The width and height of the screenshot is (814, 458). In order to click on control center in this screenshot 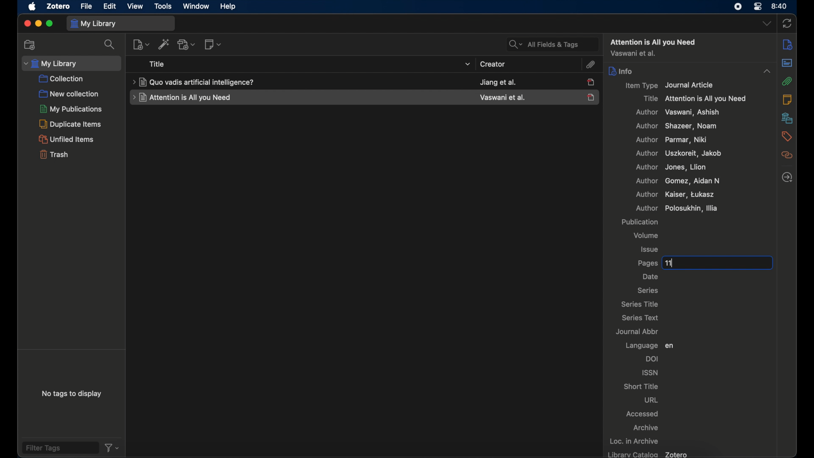, I will do `click(759, 7)`.